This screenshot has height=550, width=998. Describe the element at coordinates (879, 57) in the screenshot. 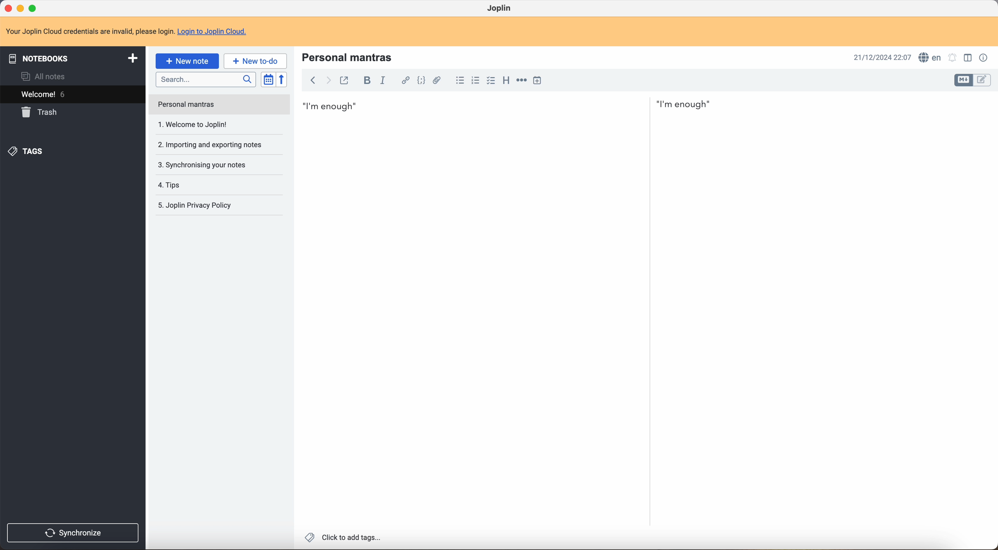

I see `date and hour` at that location.